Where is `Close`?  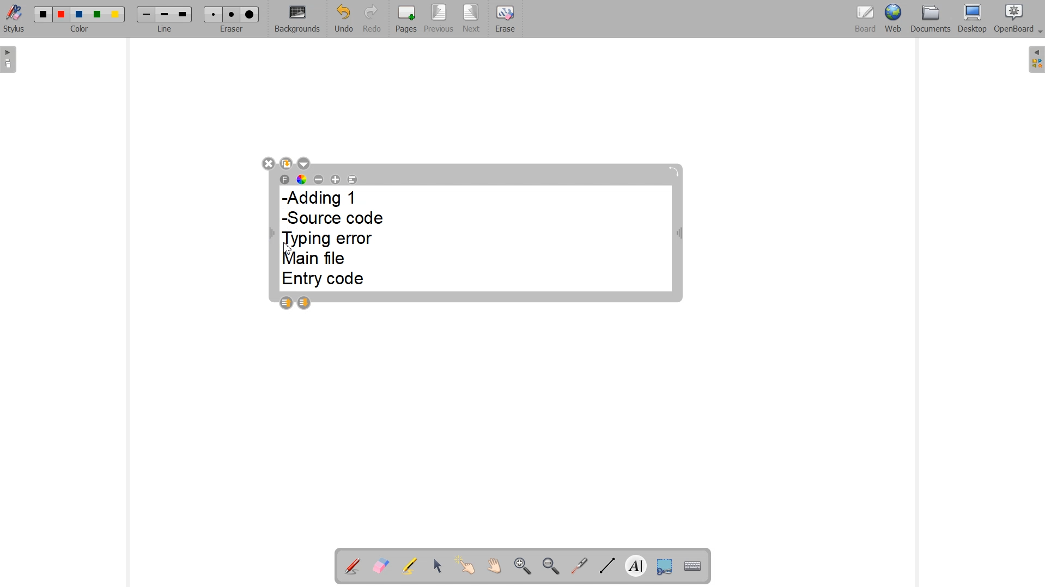 Close is located at coordinates (268, 163).